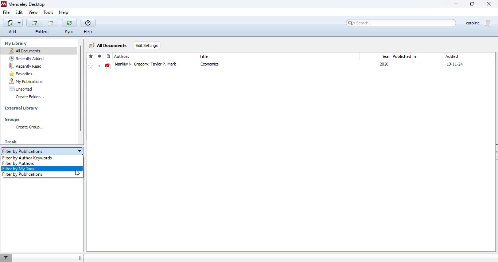 This screenshot has width=498, height=262. What do you see at coordinates (400, 23) in the screenshot?
I see `search` at bounding box center [400, 23].